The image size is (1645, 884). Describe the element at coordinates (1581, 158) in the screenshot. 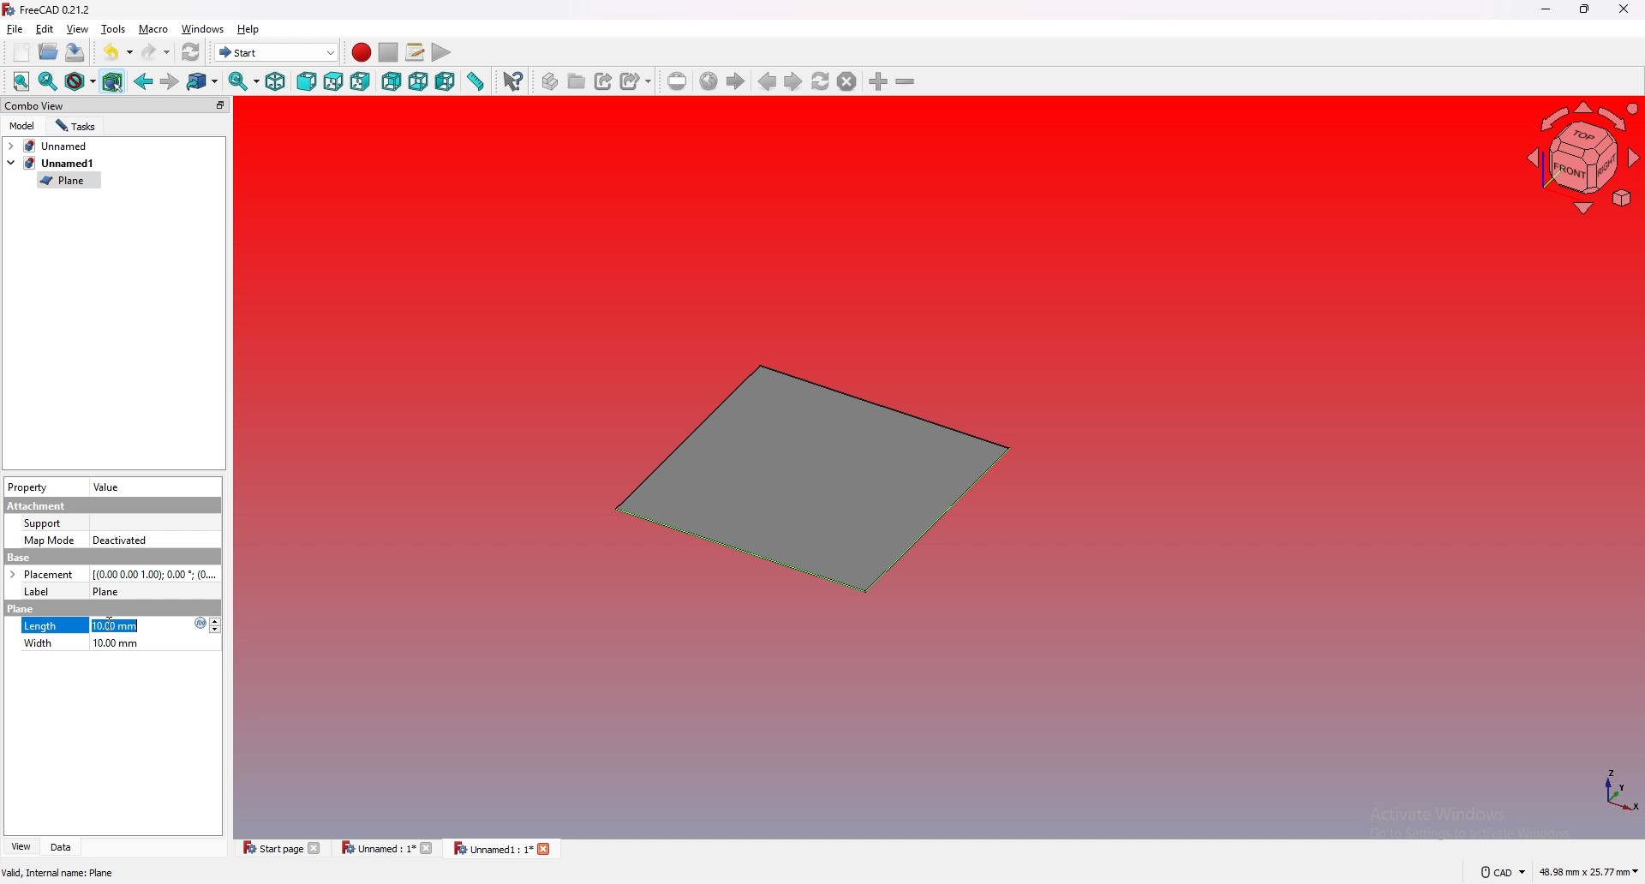

I see `navigation cube` at that location.